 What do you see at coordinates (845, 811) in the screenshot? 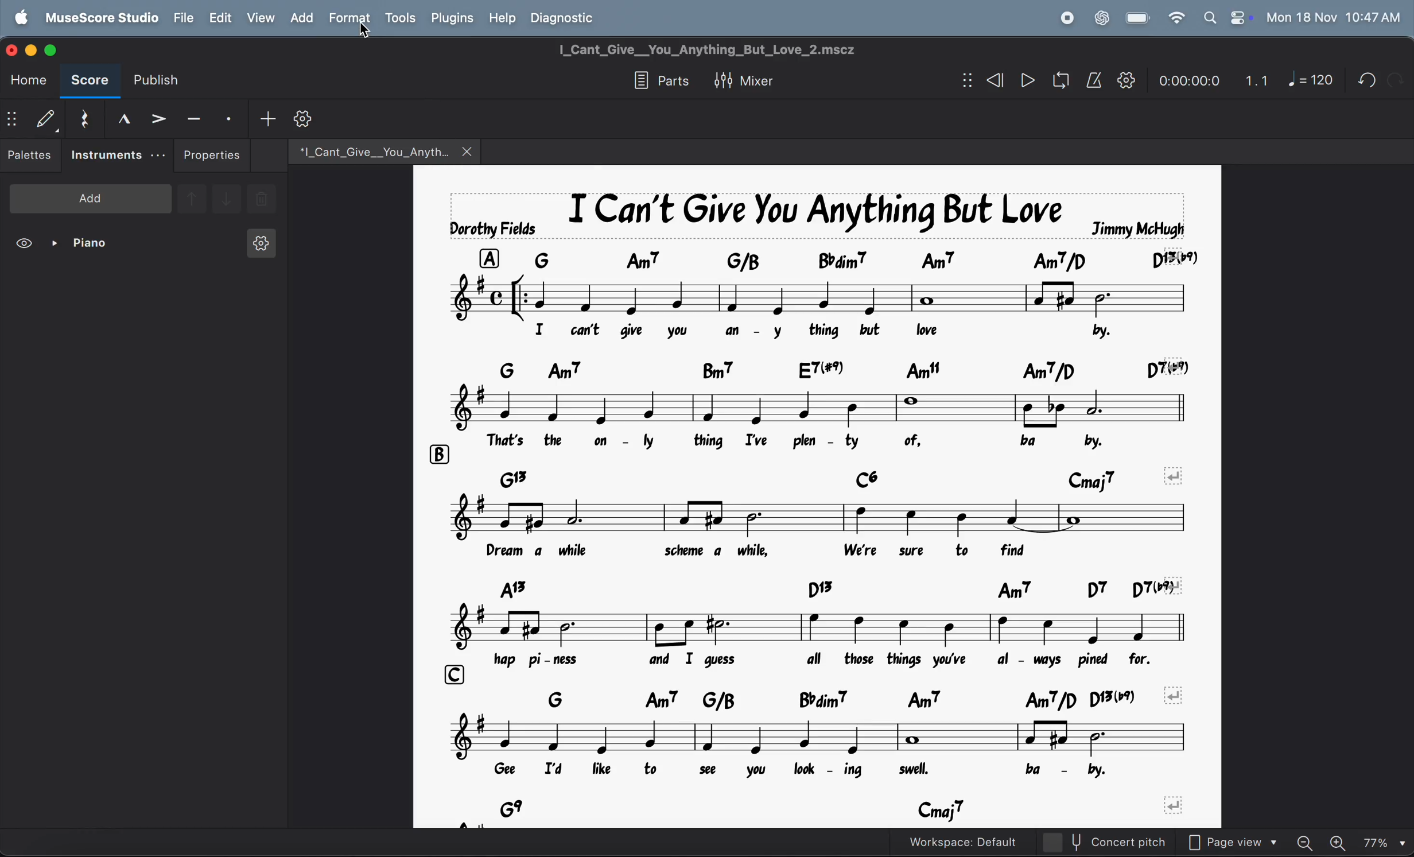
I see `chord symbols` at bounding box center [845, 811].